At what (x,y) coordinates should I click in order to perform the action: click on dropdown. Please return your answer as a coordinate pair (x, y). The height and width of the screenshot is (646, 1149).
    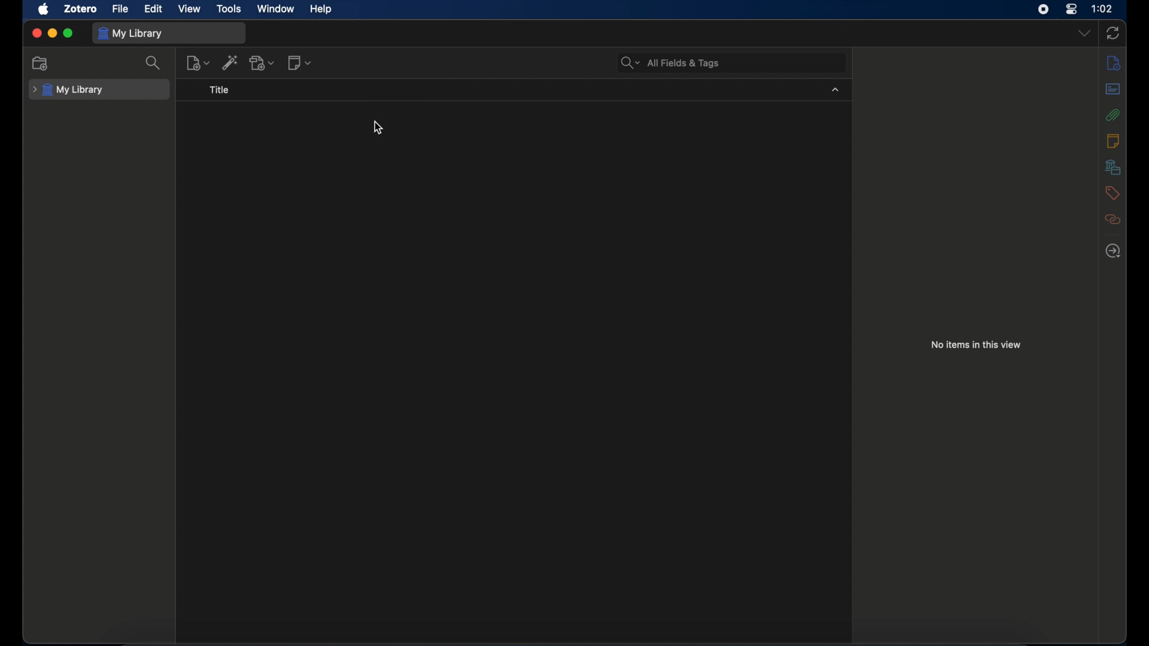
    Looking at the image, I should click on (835, 90).